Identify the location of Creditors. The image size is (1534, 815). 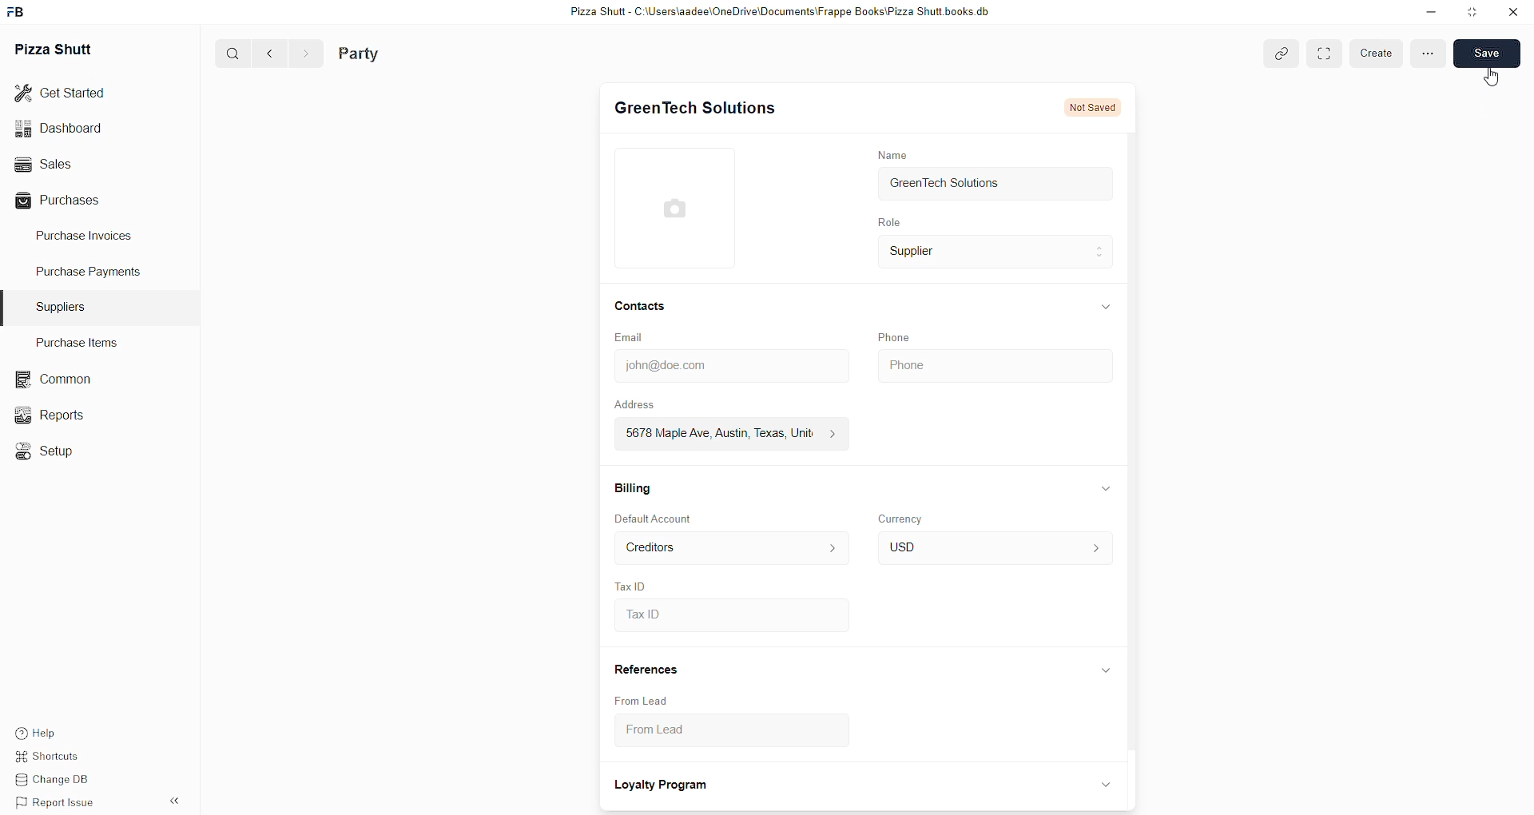
(729, 548).